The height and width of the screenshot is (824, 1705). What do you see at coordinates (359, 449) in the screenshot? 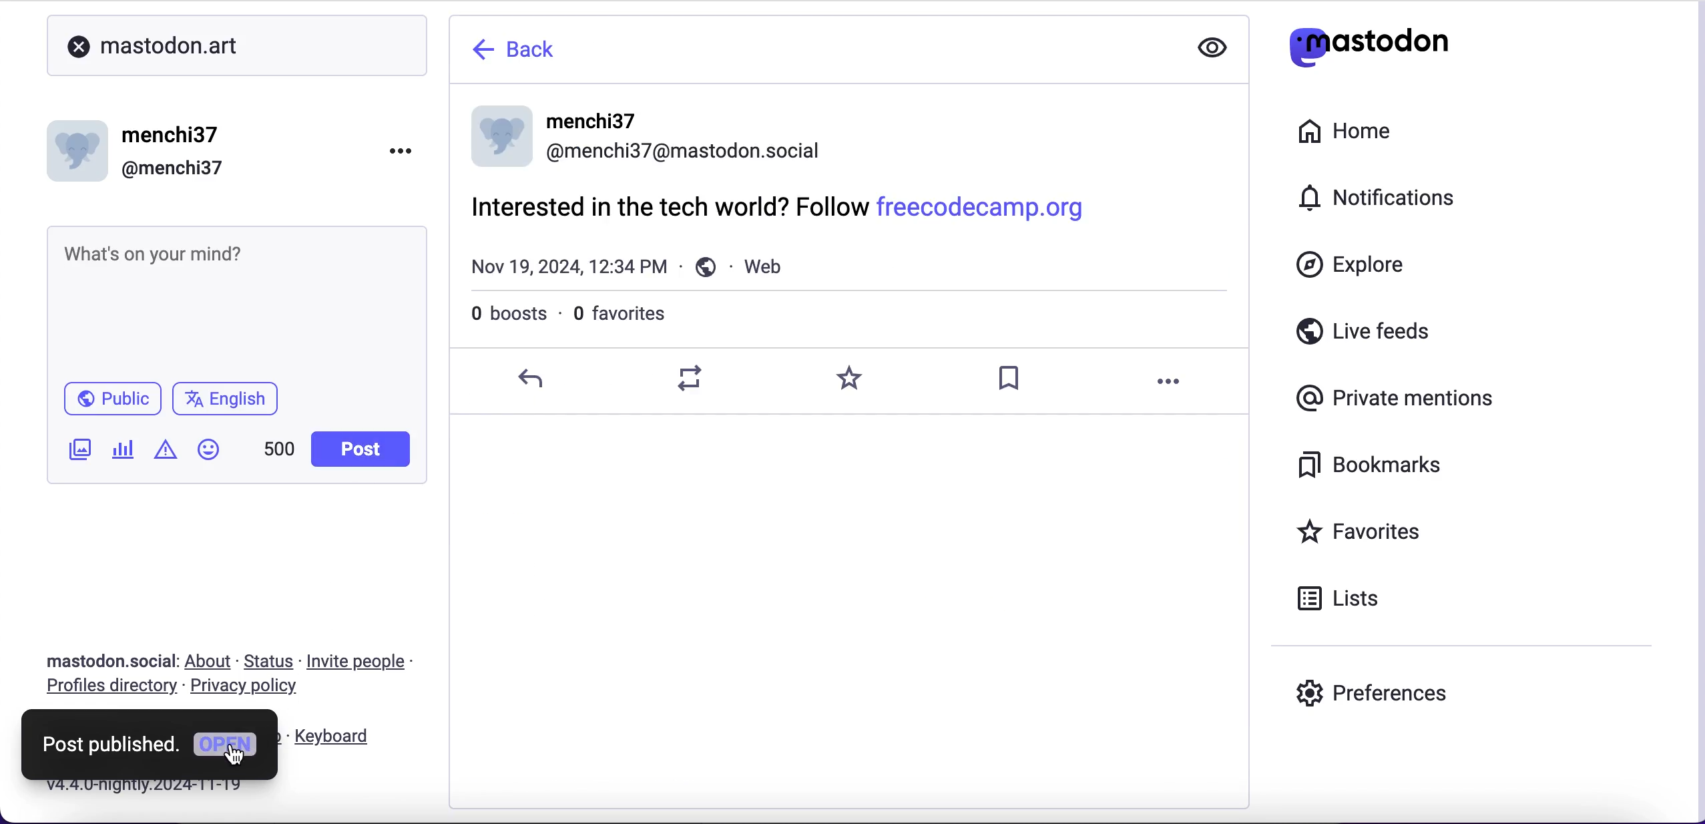
I see `post` at bounding box center [359, 449].